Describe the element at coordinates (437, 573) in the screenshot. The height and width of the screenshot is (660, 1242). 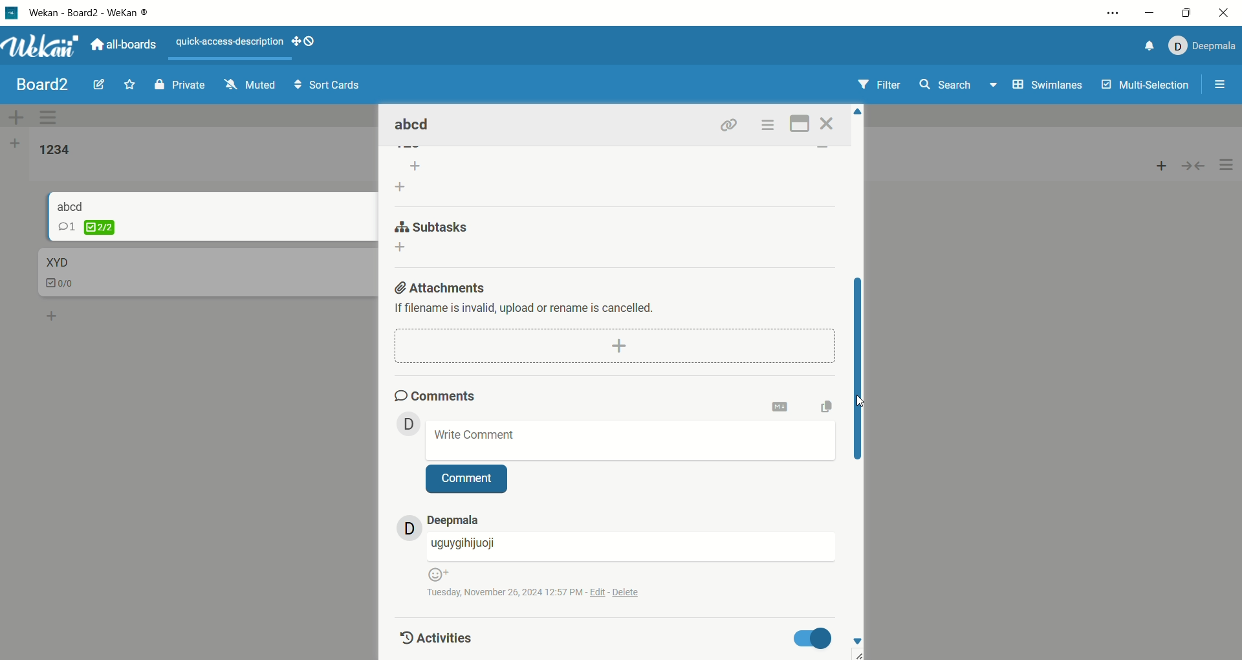
I see `emoji` at that location.